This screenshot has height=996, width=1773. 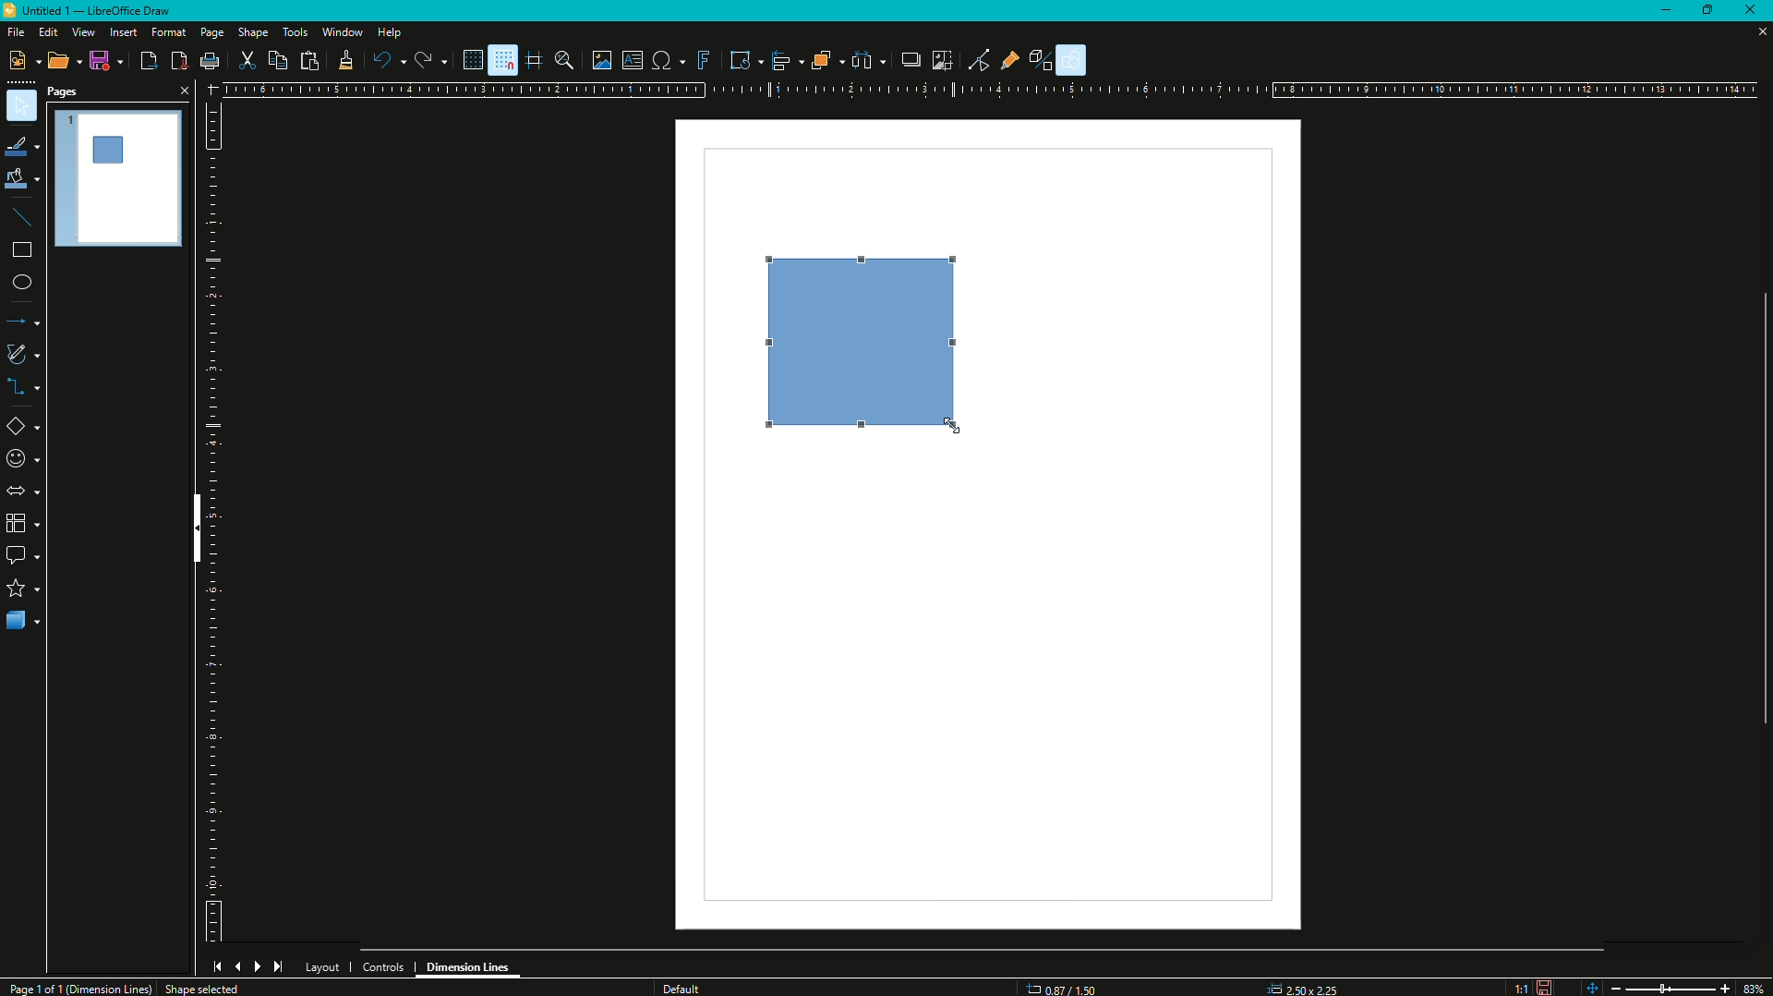 I want to click on Scroll, so click(x=983, y=947).